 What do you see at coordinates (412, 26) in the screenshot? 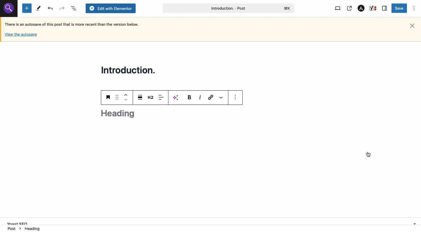
I see `Close` at bounding box center [412, 26].